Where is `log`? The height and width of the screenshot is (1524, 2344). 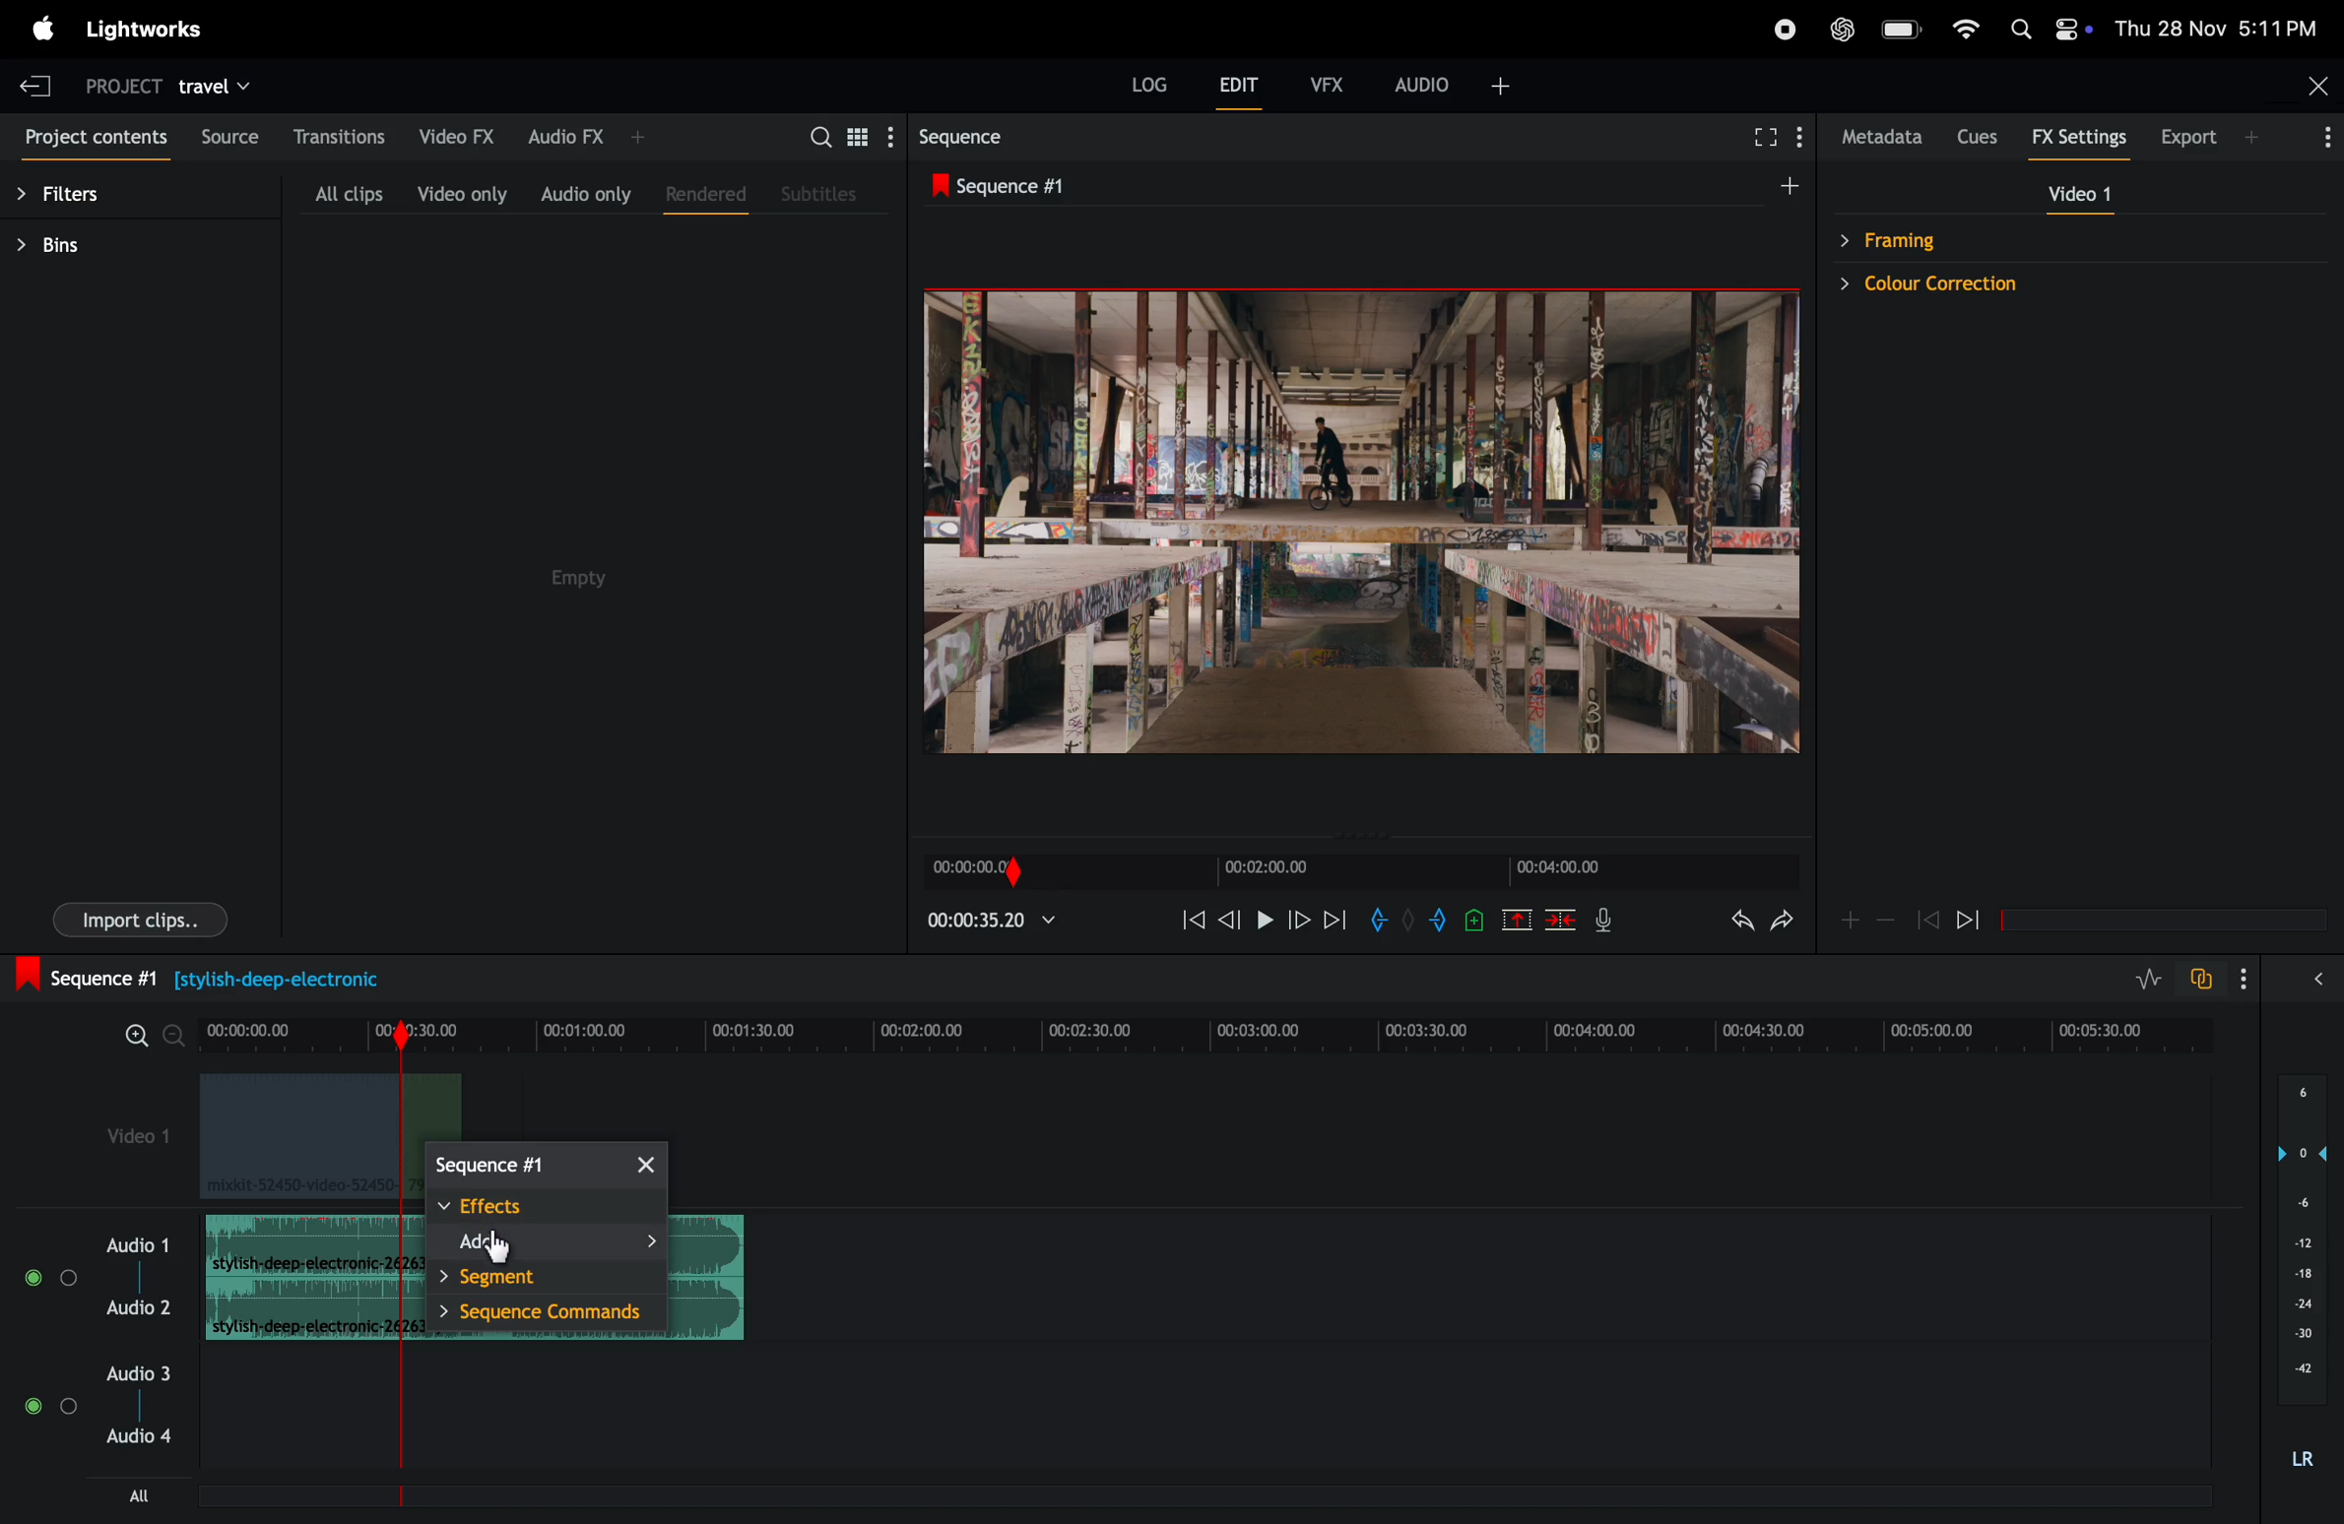 log is located at coordinates (1144, 82).